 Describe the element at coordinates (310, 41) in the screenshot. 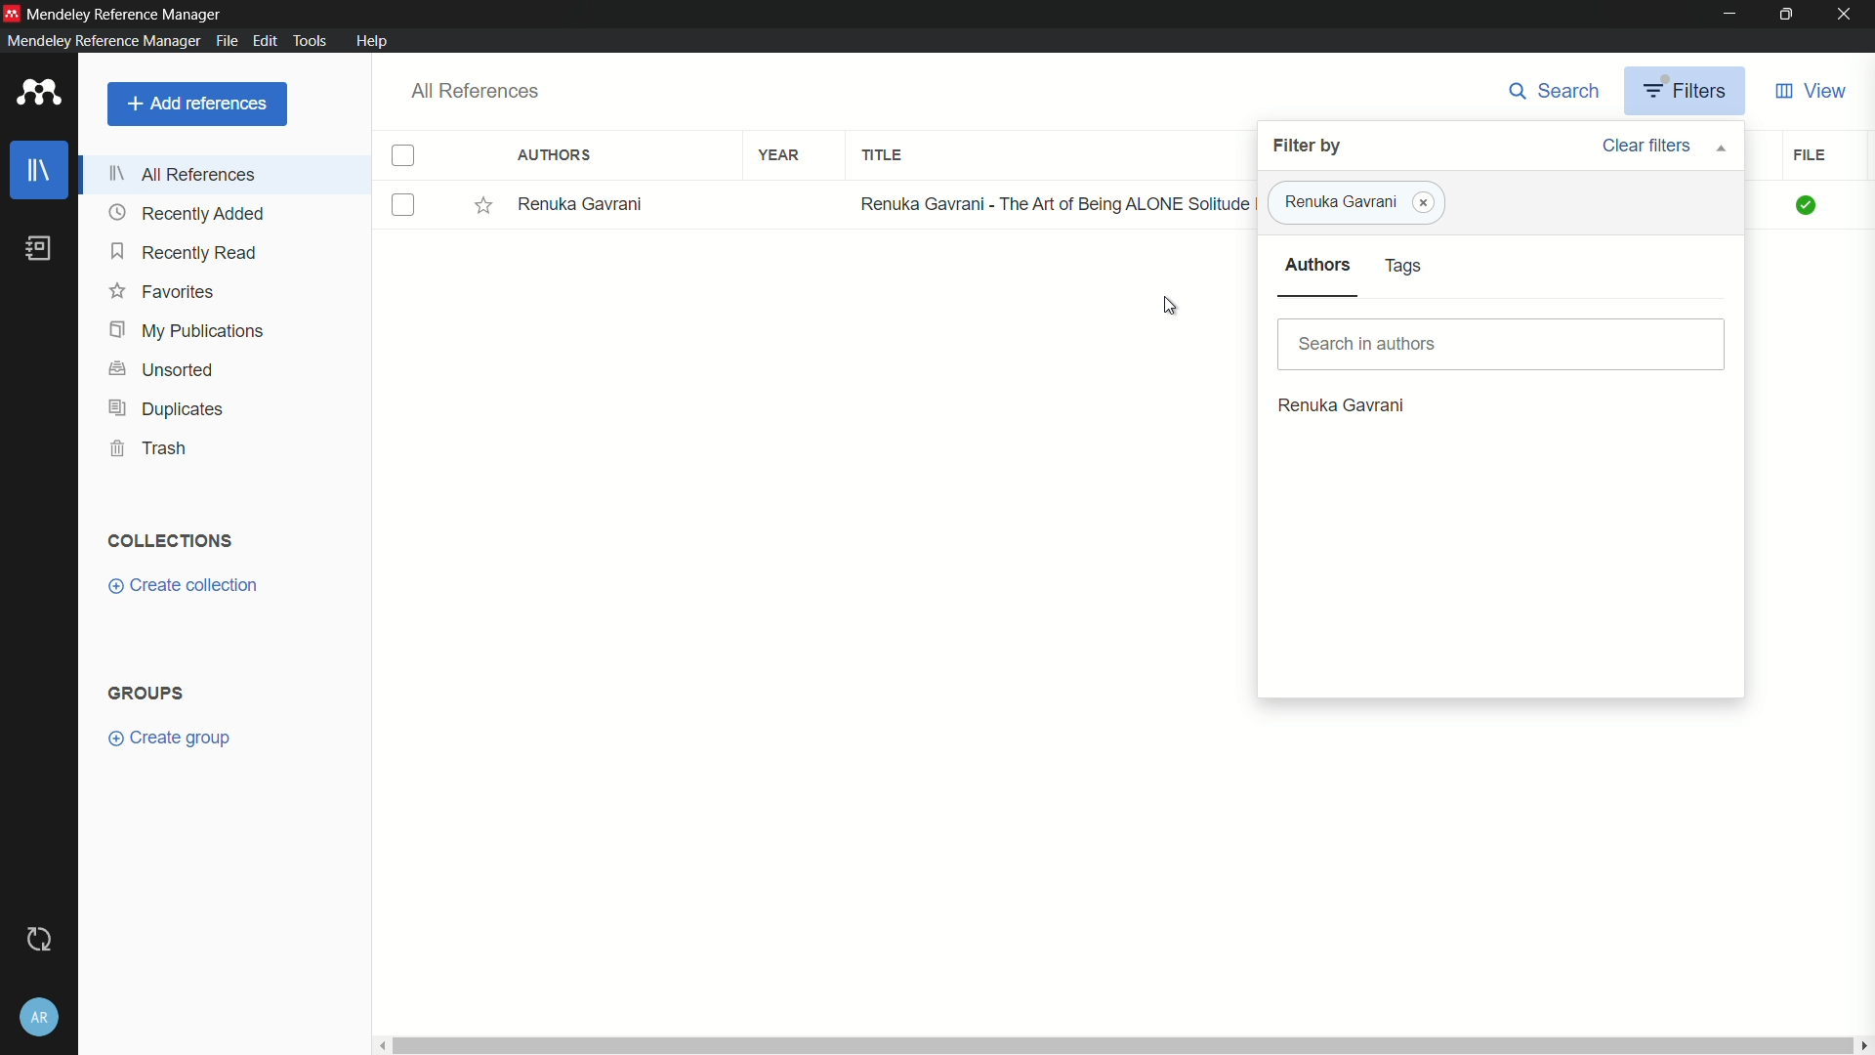

I see `tools menu` at that location.